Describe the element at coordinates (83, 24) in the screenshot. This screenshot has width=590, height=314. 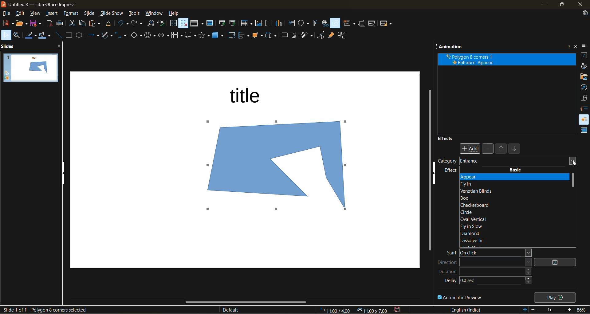
I see `copy` at that location.